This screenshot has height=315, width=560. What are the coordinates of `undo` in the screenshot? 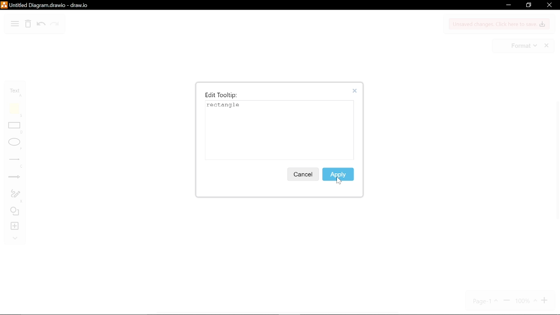 It's located at (41, 25).